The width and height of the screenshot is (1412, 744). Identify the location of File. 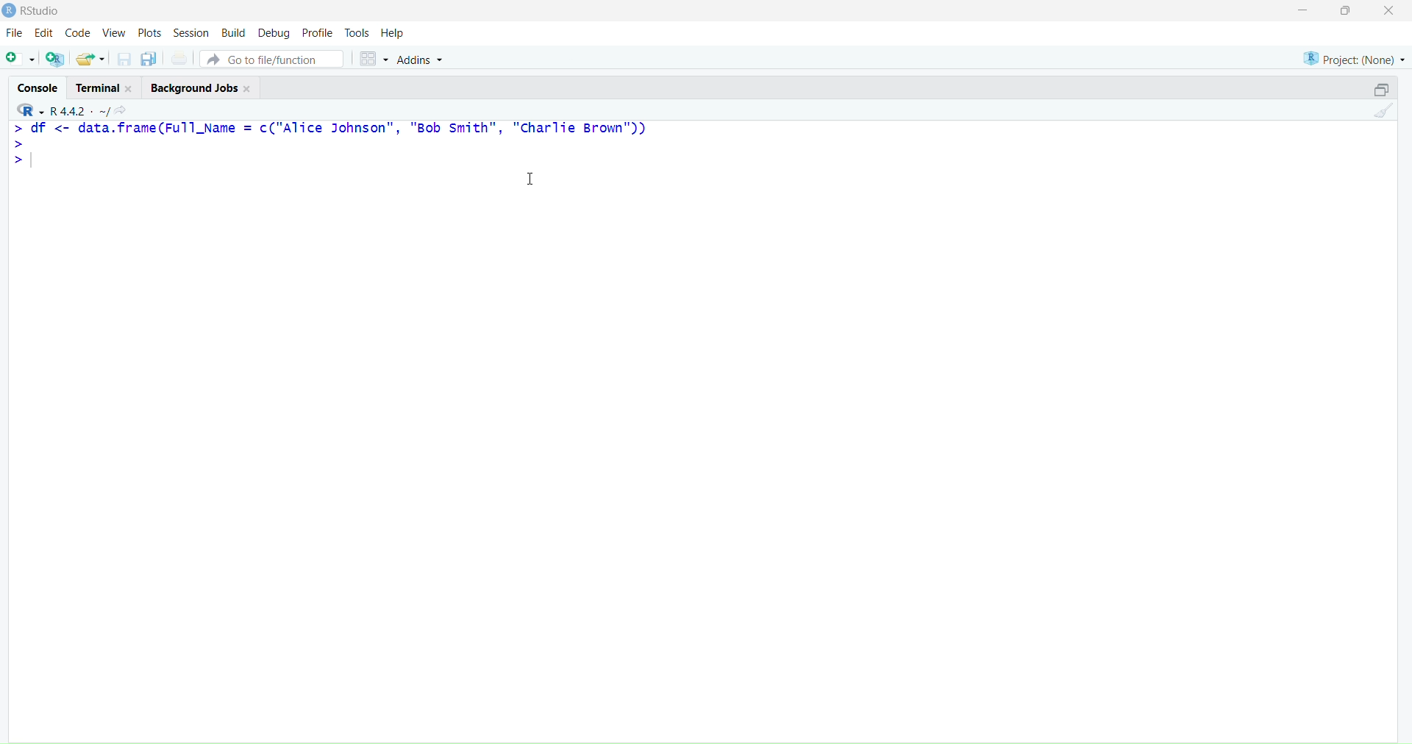
(15, 34).